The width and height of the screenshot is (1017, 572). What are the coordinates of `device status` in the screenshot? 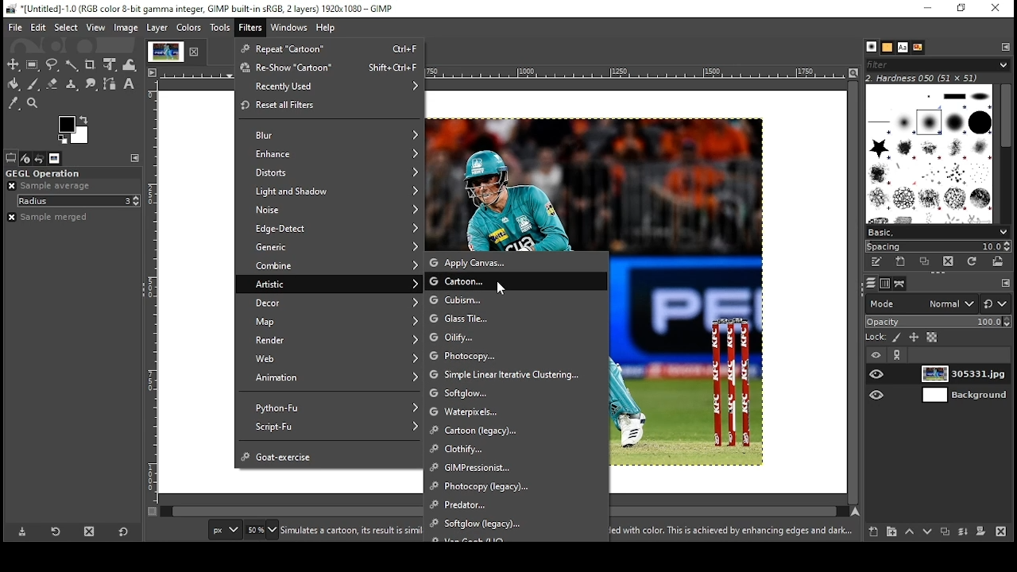 It's located at (25, 158).